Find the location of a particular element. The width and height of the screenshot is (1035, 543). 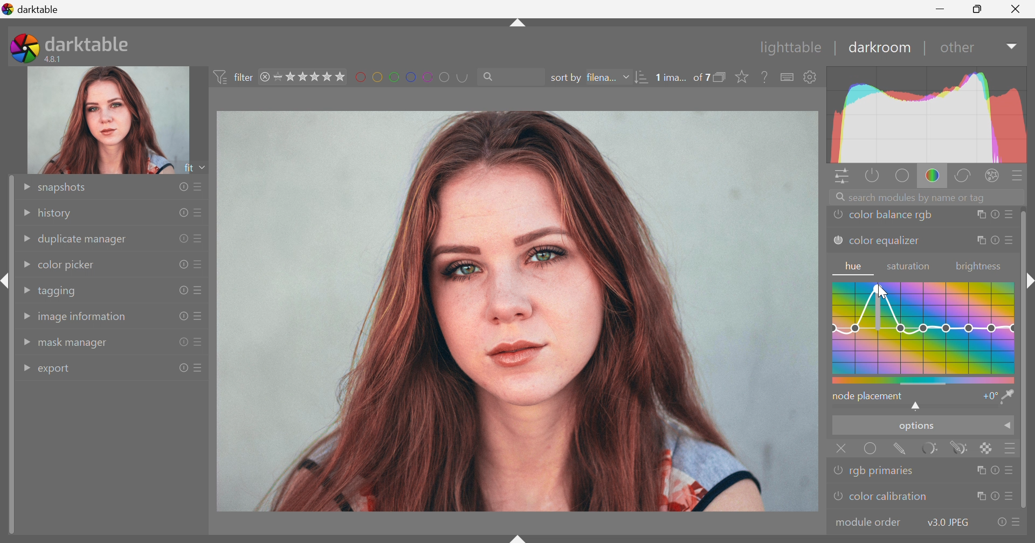

image information is located at coordinates (83, 319).